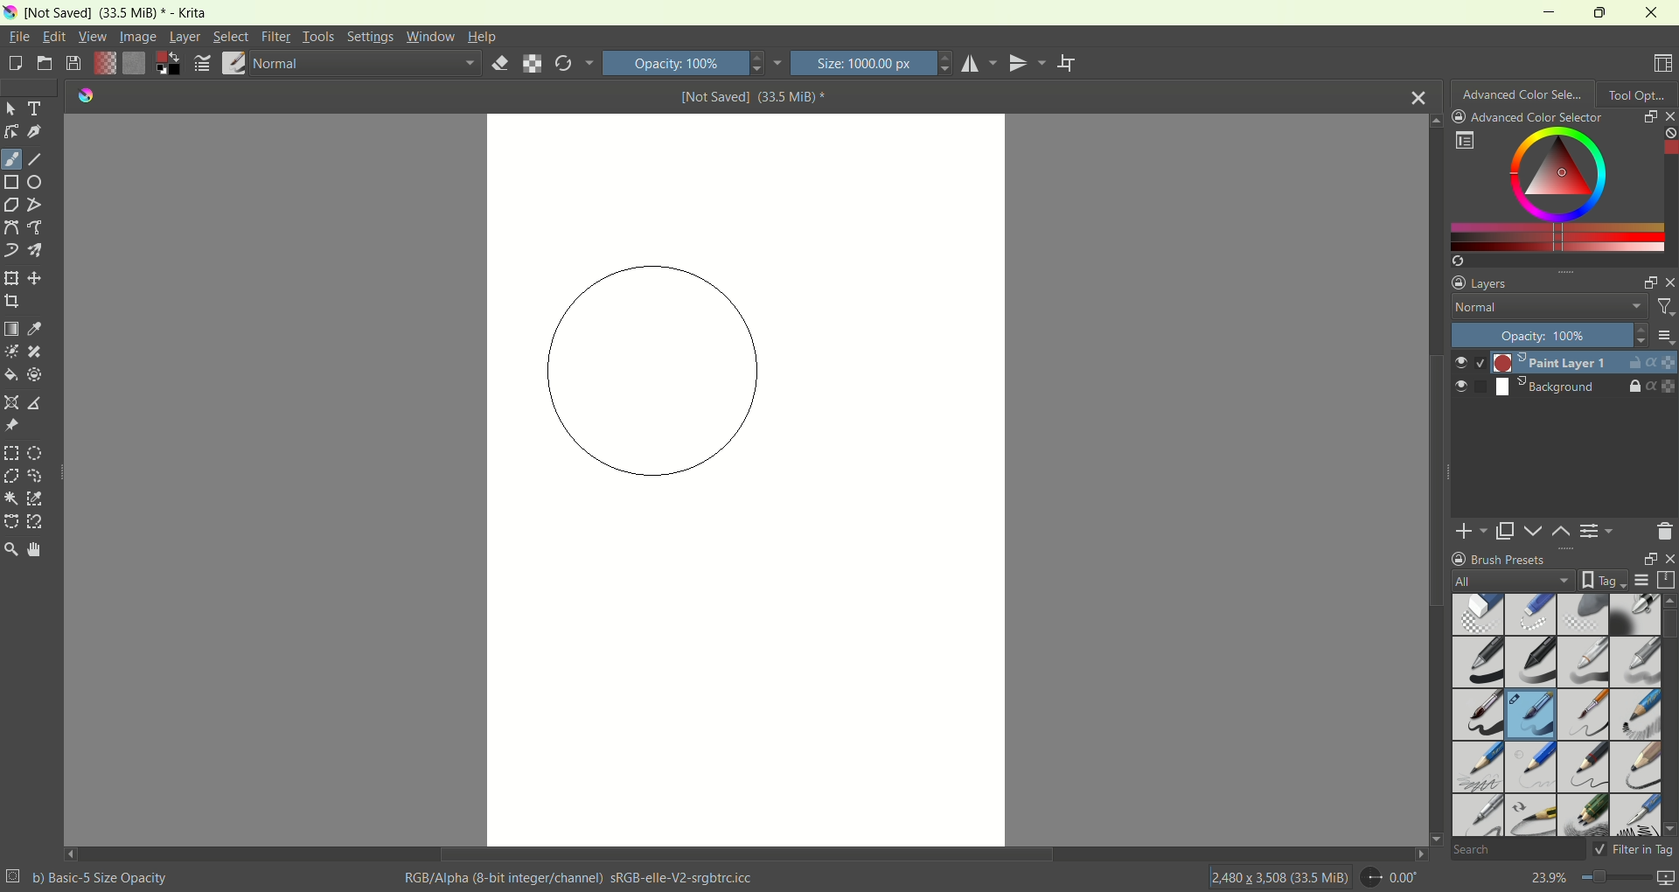 The image size is (1679, 892). What do you see at coordinates (38, 227) in the screenshot?
I see `freehand path` at bounding box center [38, 227].